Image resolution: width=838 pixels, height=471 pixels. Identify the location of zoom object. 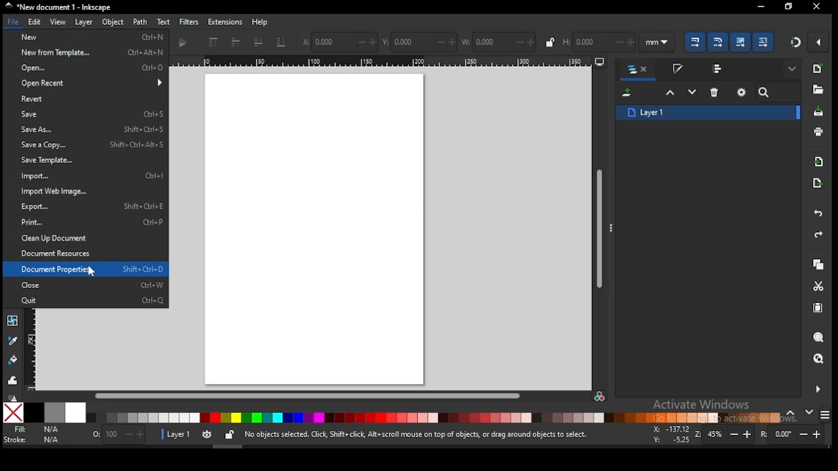
(818, 338).